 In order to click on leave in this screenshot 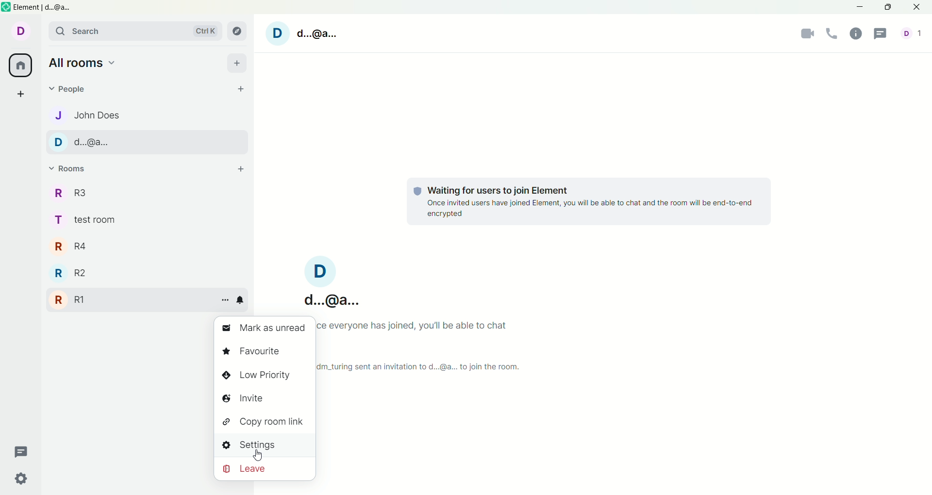, I will do `click(266, 469)`.